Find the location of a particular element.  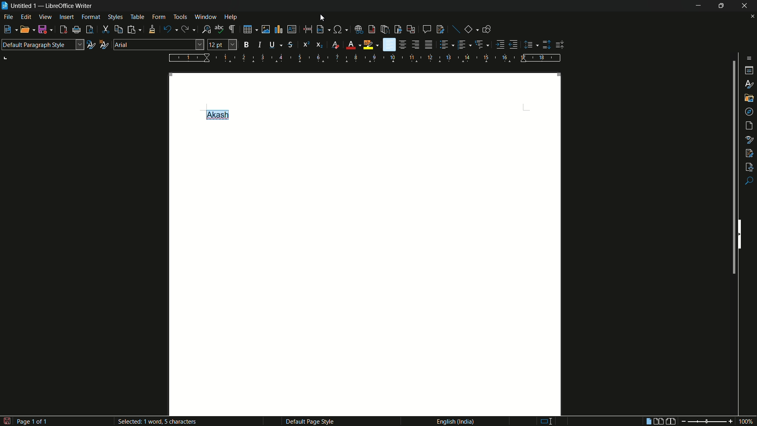

tools menu is located at coordinates (180, 17).